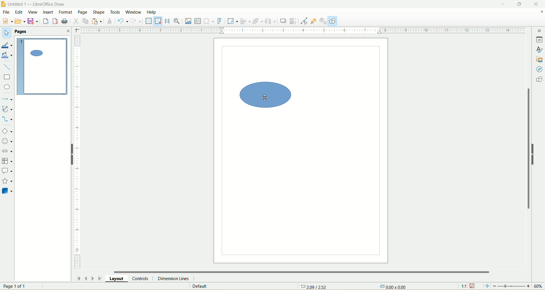 The height and width of the screenshot is (290, 545). Describe the element at coordinates (324, 21) in the screenshot. I see `toggle extrusion` at that location.